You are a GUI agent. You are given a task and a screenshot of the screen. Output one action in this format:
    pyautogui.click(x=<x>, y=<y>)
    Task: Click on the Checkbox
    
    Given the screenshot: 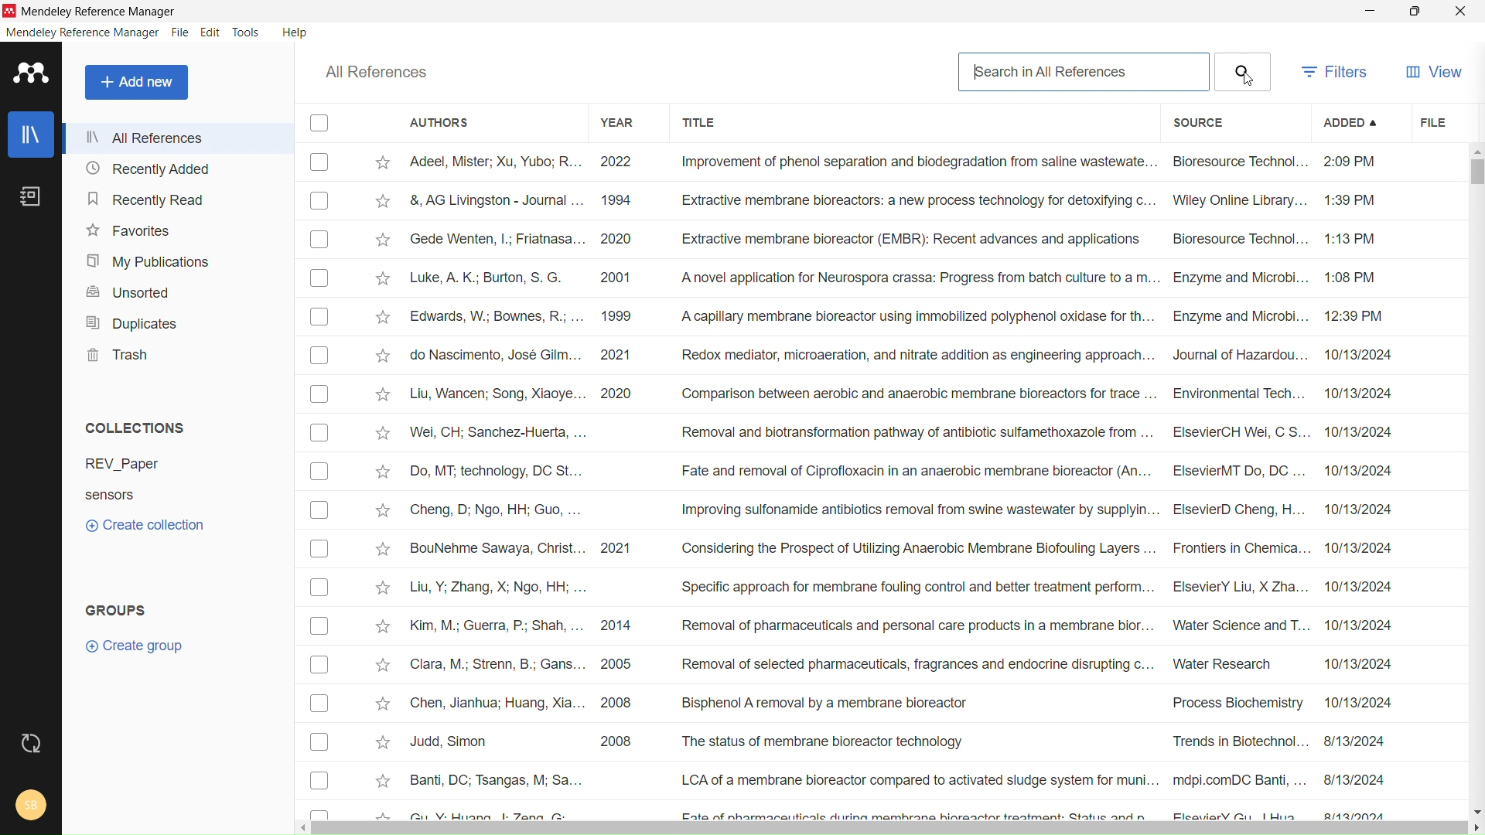 What is the action you would take?
    pyautogui.click(x=317, y=588)
    